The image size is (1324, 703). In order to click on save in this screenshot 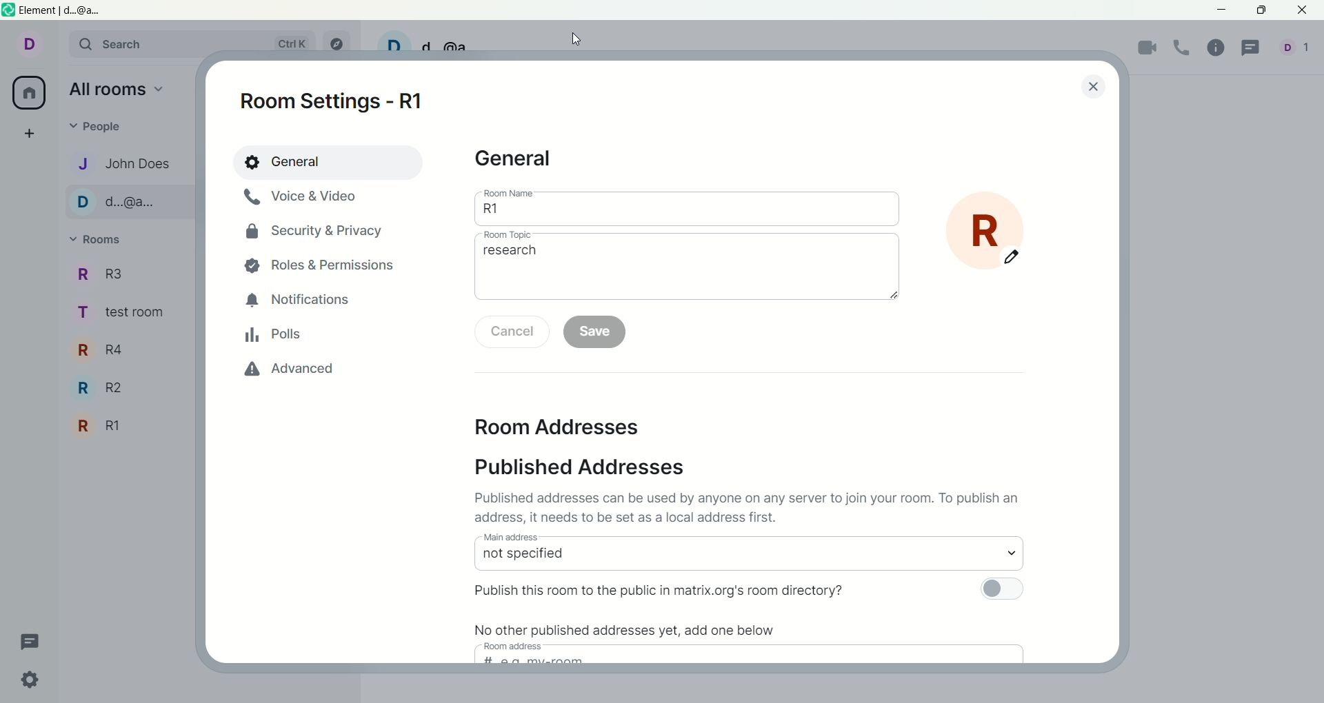, I will do `click(597, 334)`.